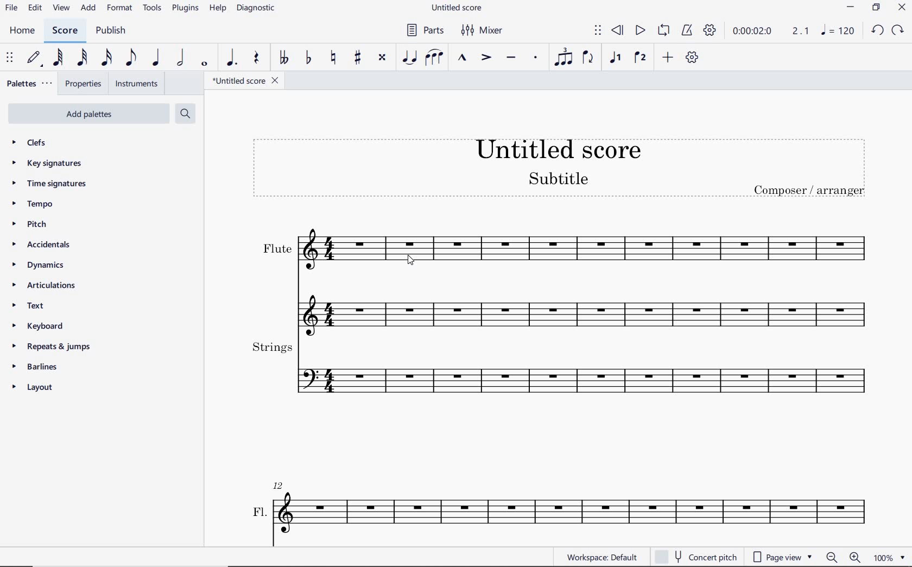 This screenshot has height=567, width=912. Describe the element at coordinates (45, 328) in the screenshot. I see `keyboard` at that location.